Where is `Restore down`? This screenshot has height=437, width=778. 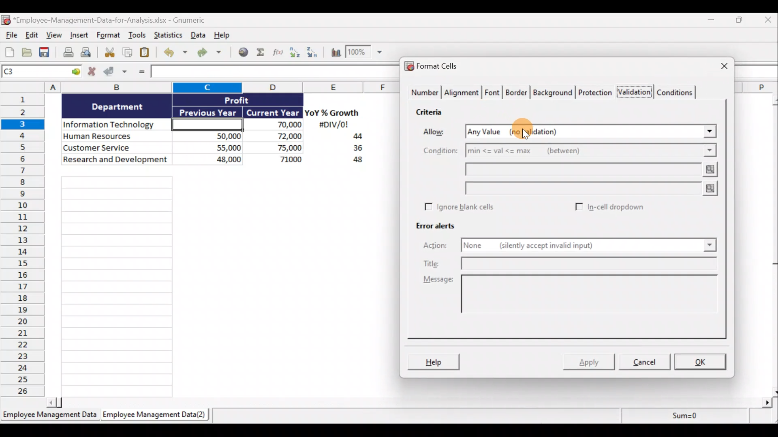
Restore down is located at coordinates (740, 22).